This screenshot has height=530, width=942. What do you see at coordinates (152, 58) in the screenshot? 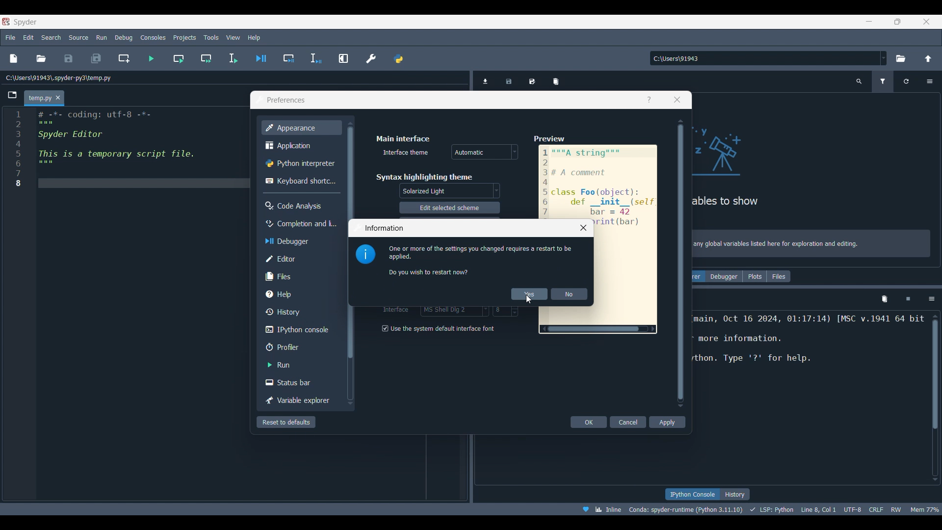
I see `Run file` at bounding box center [152, 58].